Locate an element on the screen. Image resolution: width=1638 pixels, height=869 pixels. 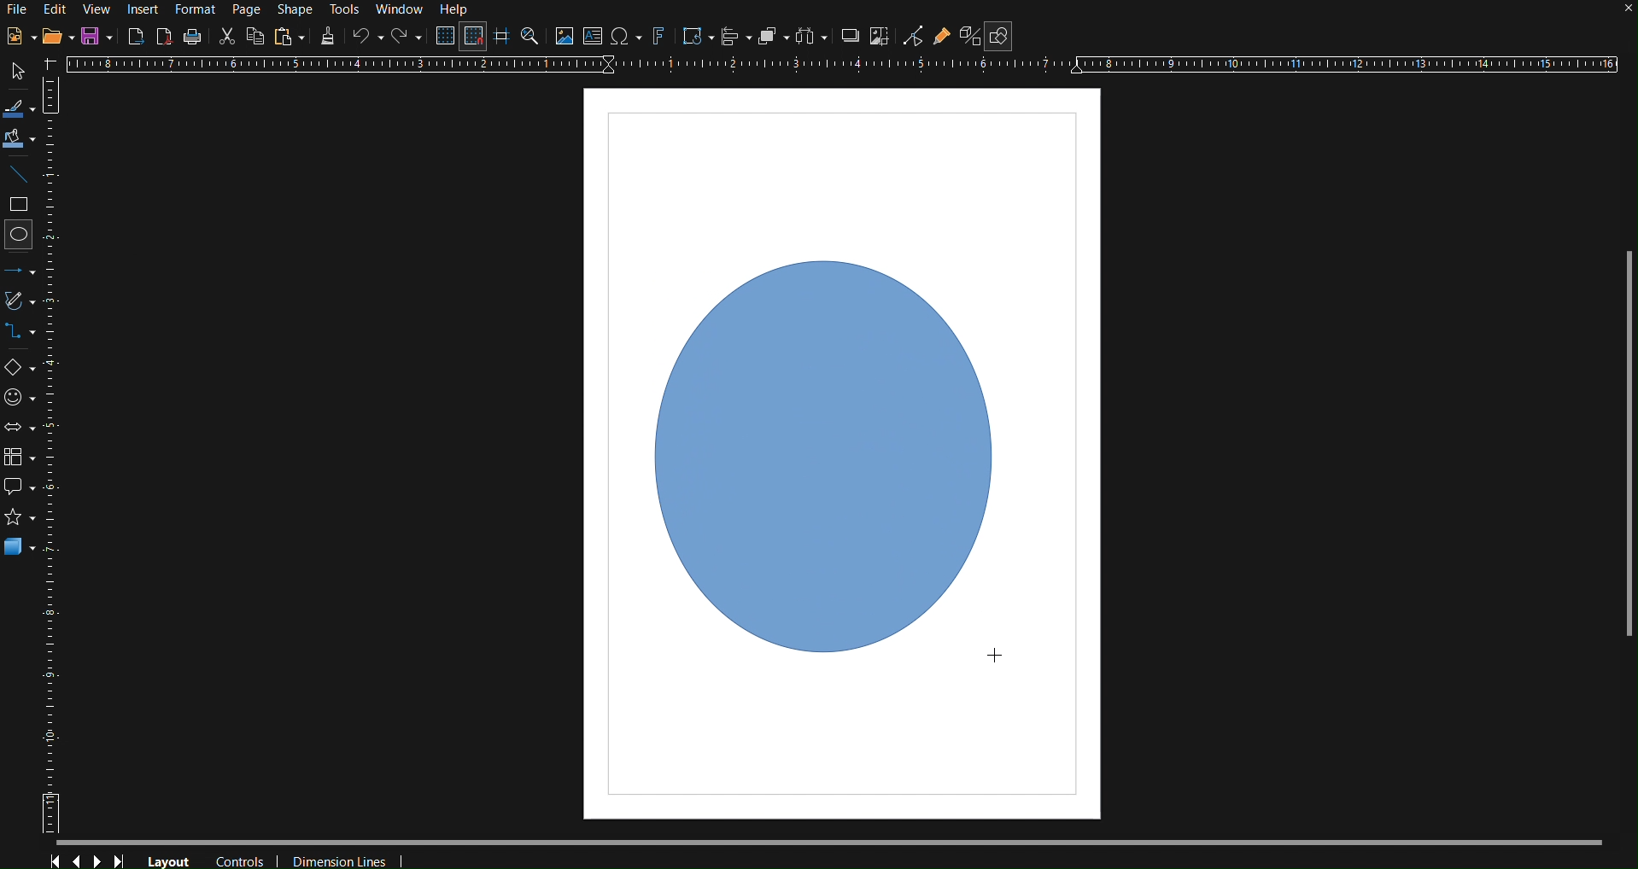
Cursor is located at coordinates (996, 656).